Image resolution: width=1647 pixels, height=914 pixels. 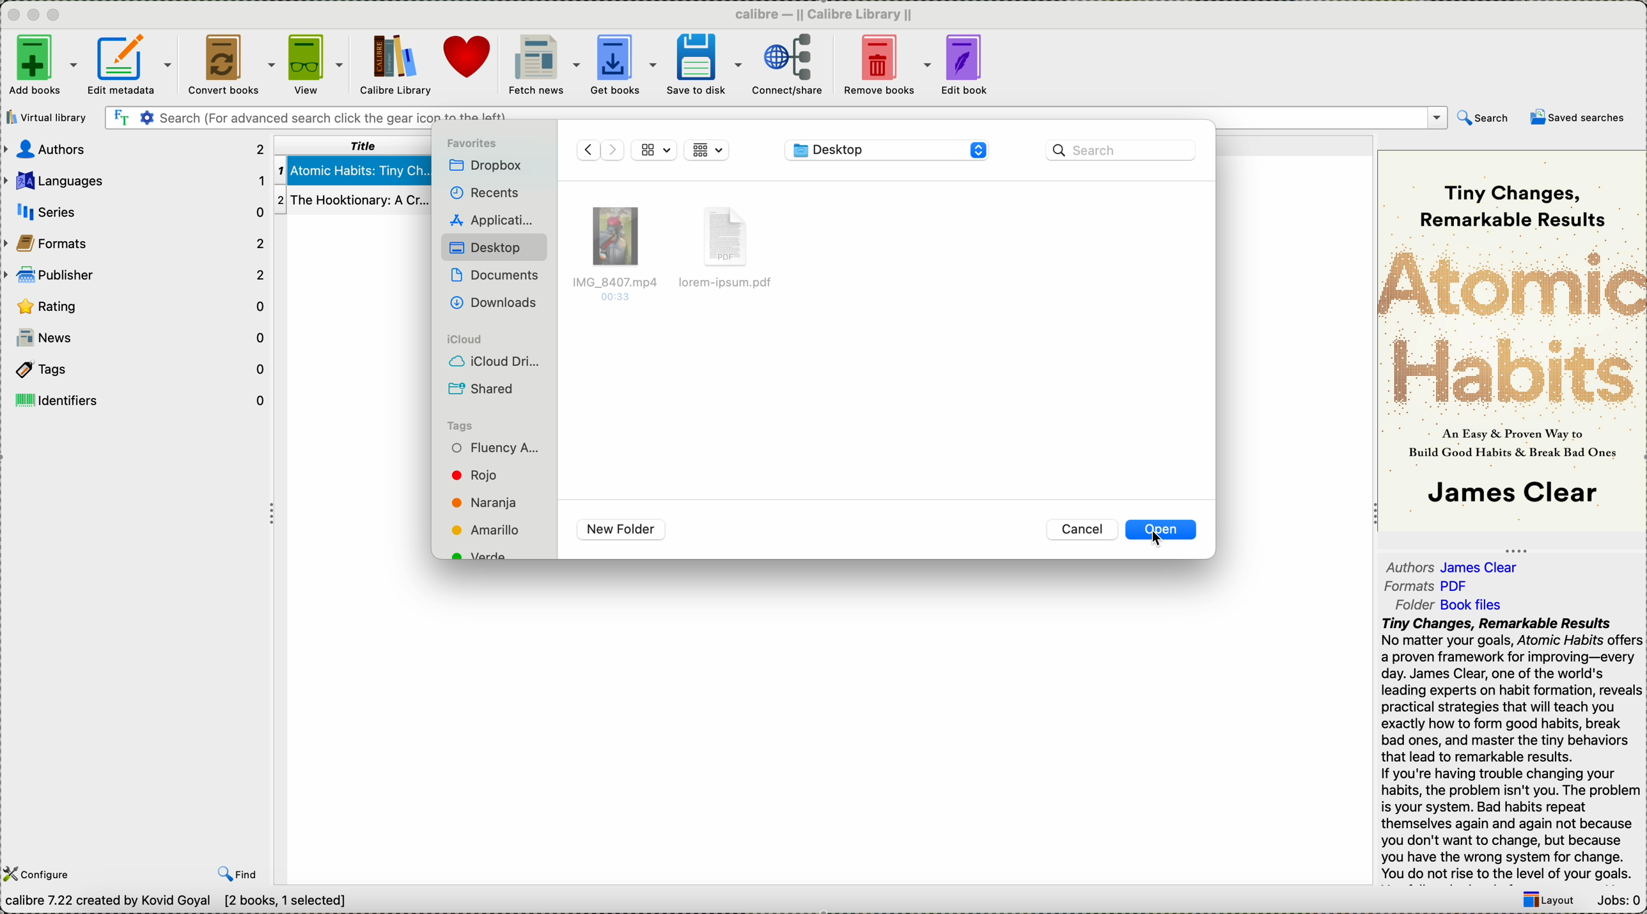 What do you see at coordinates (496, 448) in the screenshot?
I see `tag` at bounding box center [496, 448].